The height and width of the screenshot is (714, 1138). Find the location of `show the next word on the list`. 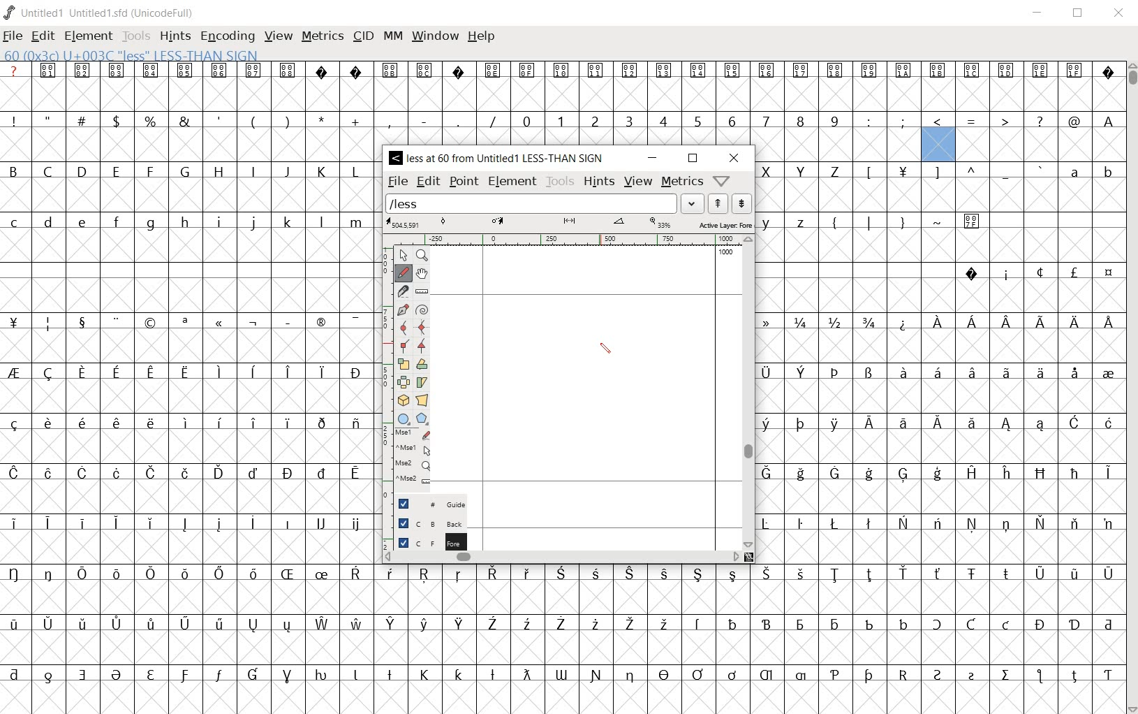

show the next word on the list is located at coordinates (721, 203).